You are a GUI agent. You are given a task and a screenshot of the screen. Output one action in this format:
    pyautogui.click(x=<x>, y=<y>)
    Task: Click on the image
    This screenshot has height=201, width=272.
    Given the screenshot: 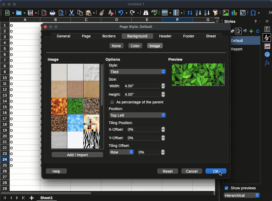 What is the action you would take?
    pyautogui.click(x=155, y=46)
    